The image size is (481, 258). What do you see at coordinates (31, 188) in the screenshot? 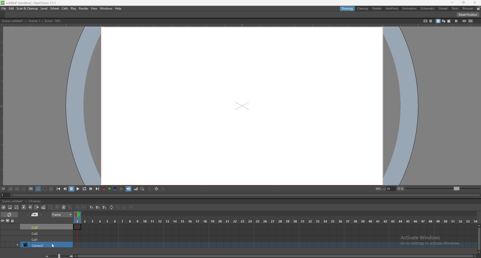
I see `define sub camera` at bounding box center [31, 188].